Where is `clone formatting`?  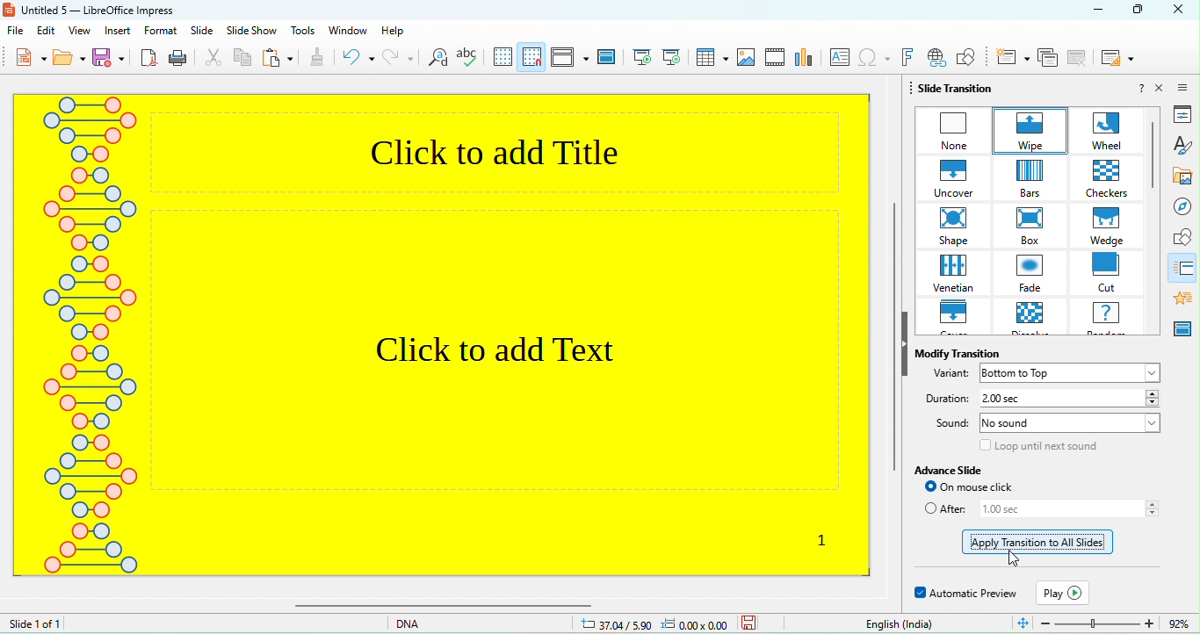
clone formatting is located at coordinates (319, 60).